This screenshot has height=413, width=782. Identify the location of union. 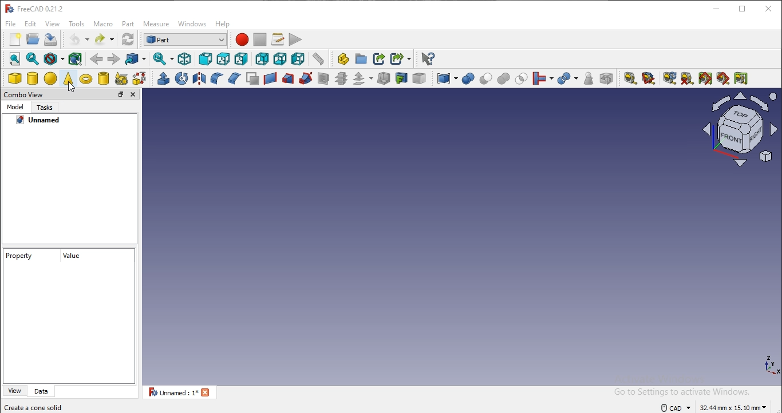
(503, 78).